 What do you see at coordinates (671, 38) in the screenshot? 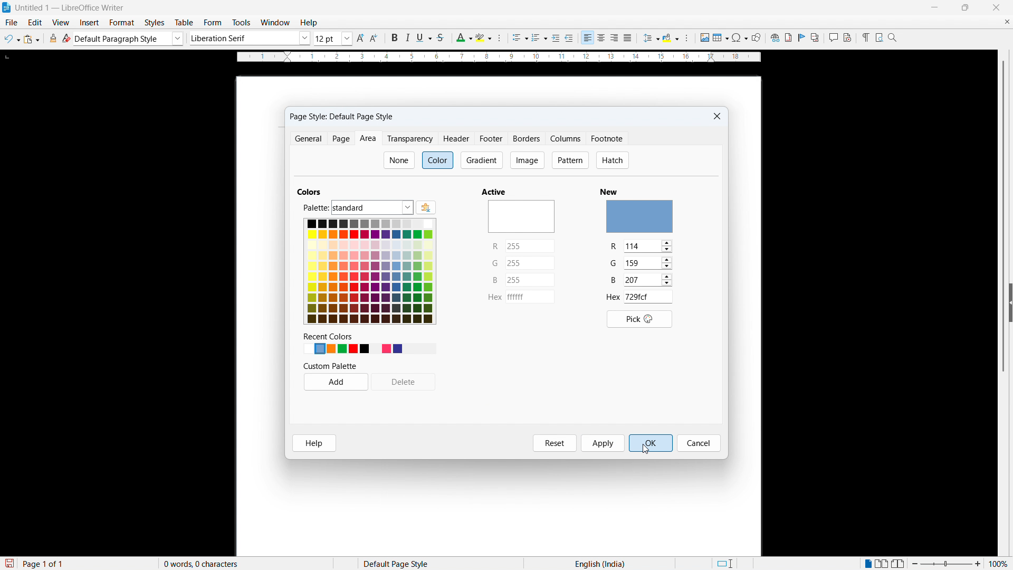
I see `Background colour ` at bounding box center [671, 38].